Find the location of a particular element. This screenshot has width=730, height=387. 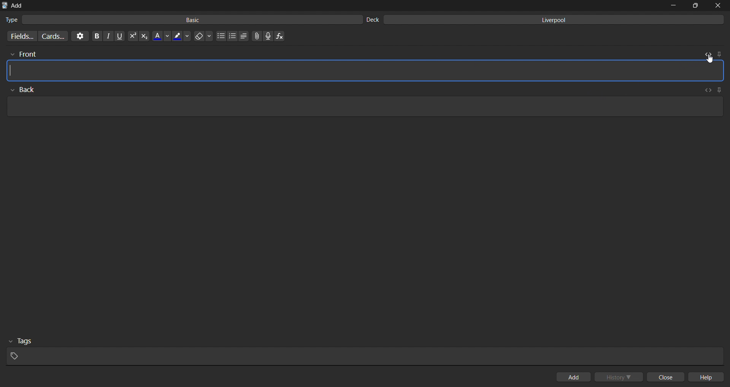

subscript is located at coordinates (144, 36).